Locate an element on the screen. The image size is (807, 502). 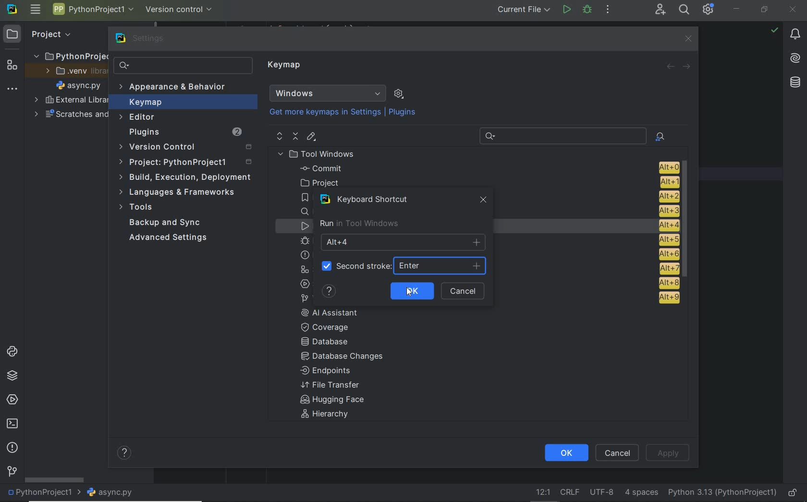
alt +3 is located at coordinates (666, 210).